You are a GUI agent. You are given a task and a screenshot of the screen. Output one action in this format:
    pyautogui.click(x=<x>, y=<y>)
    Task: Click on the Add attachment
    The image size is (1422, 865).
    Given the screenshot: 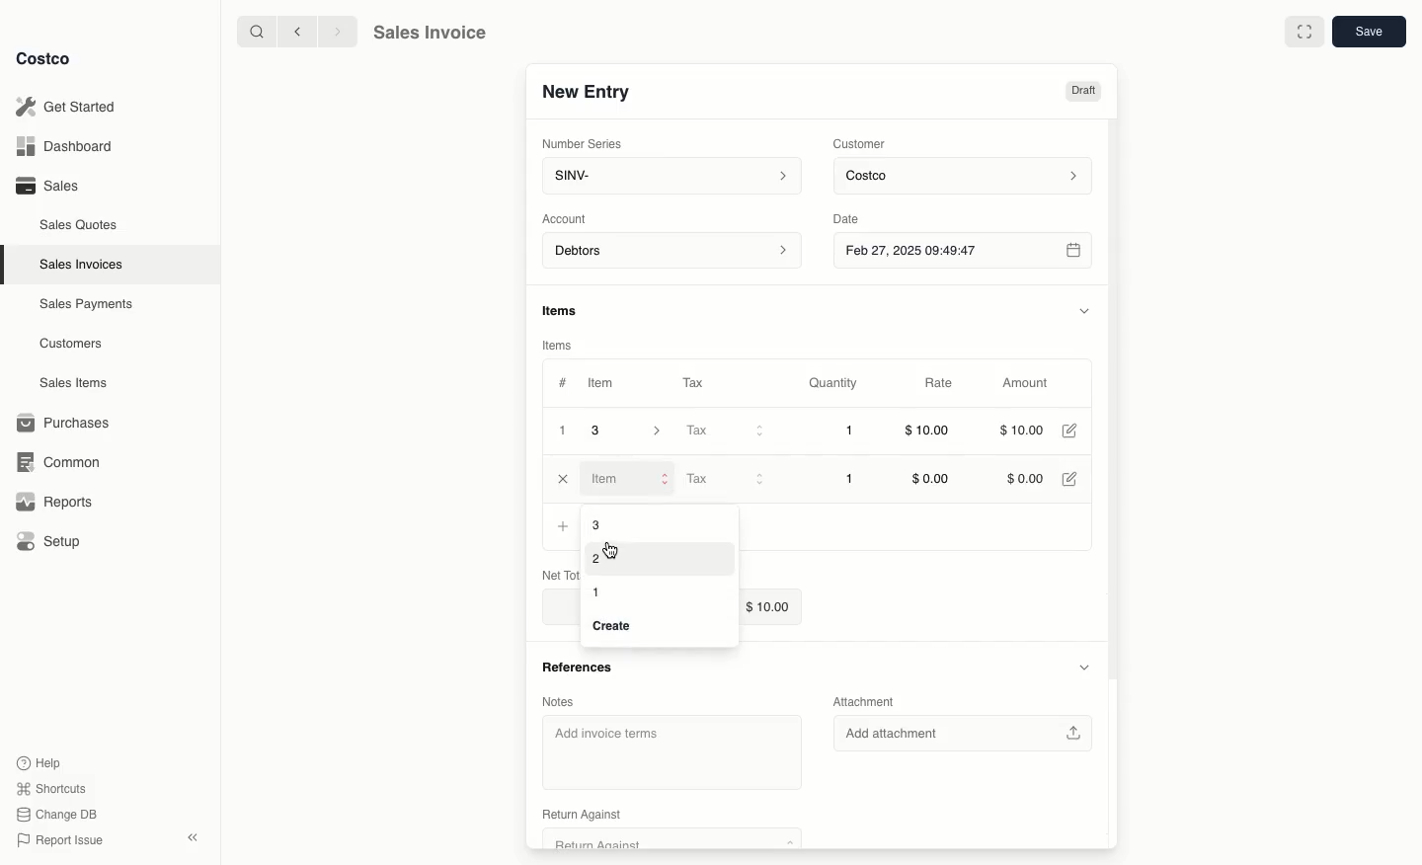 What is the action you would take?
    pyautogui.click(x=968, y=733)
    